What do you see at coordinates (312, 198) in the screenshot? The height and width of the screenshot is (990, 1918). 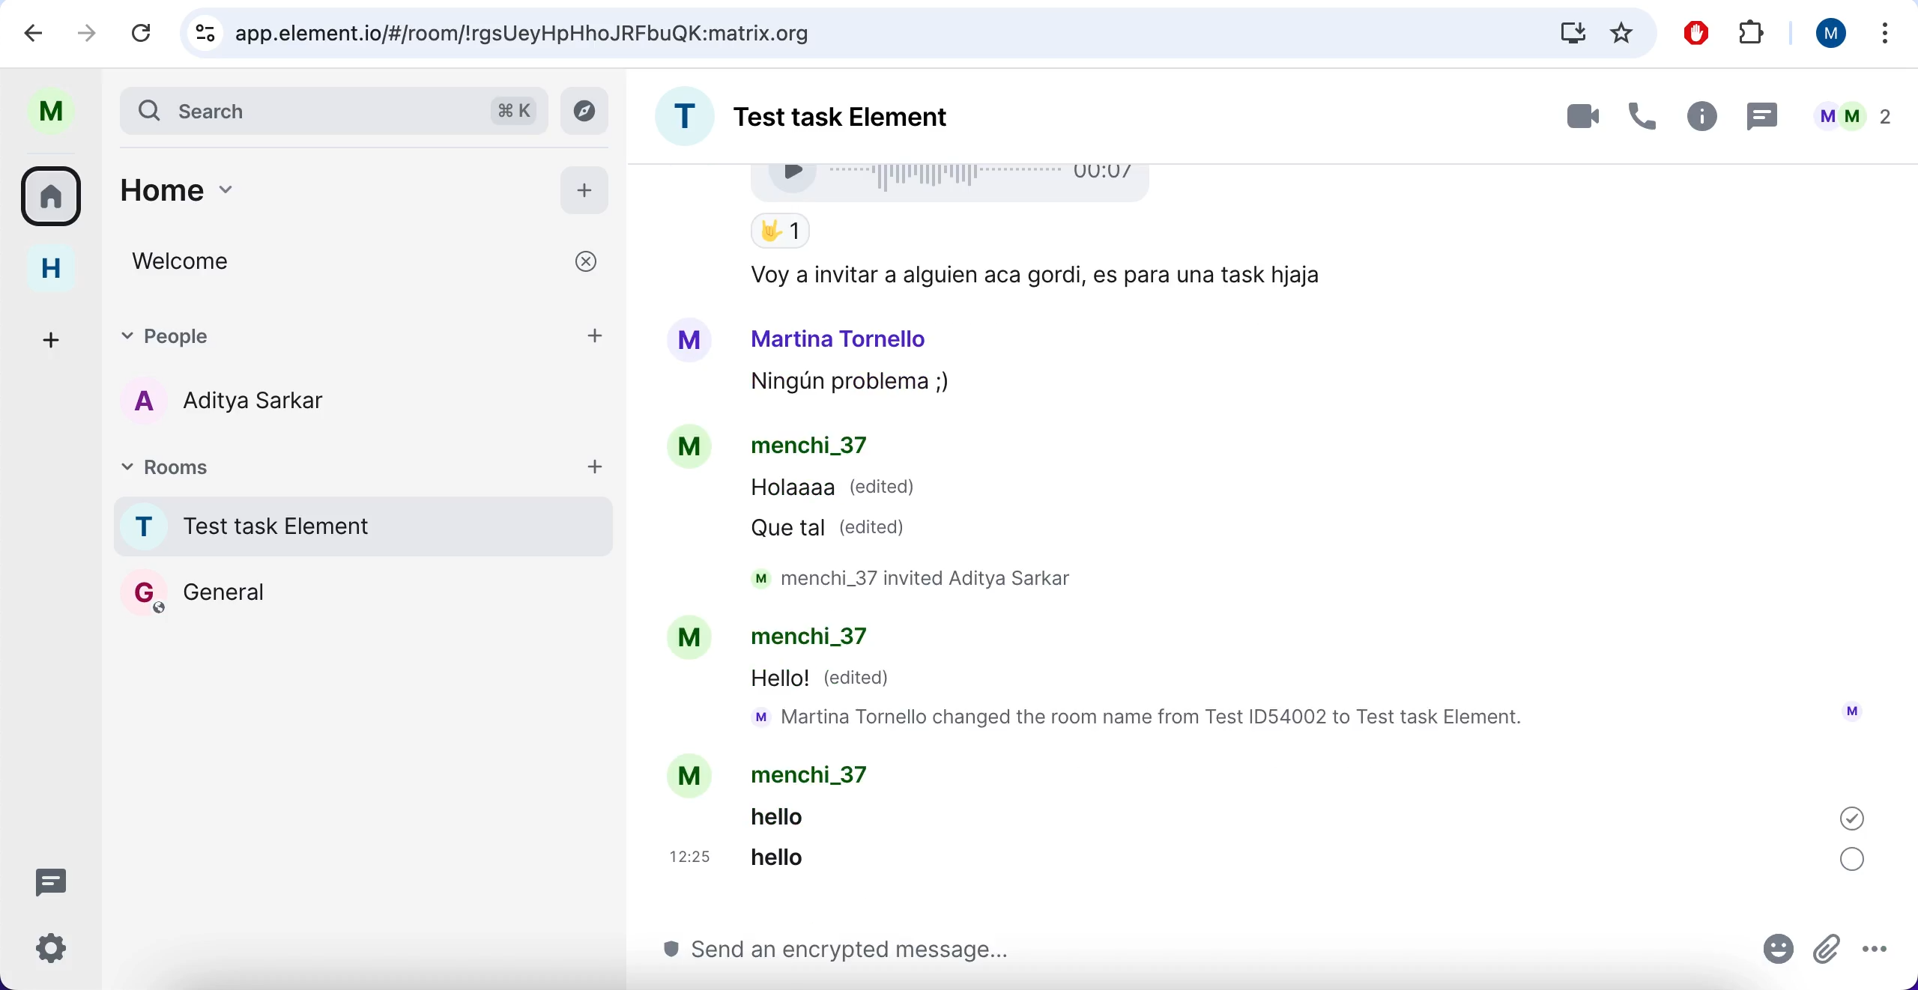 I see `home` at bounding box center [312, 198].